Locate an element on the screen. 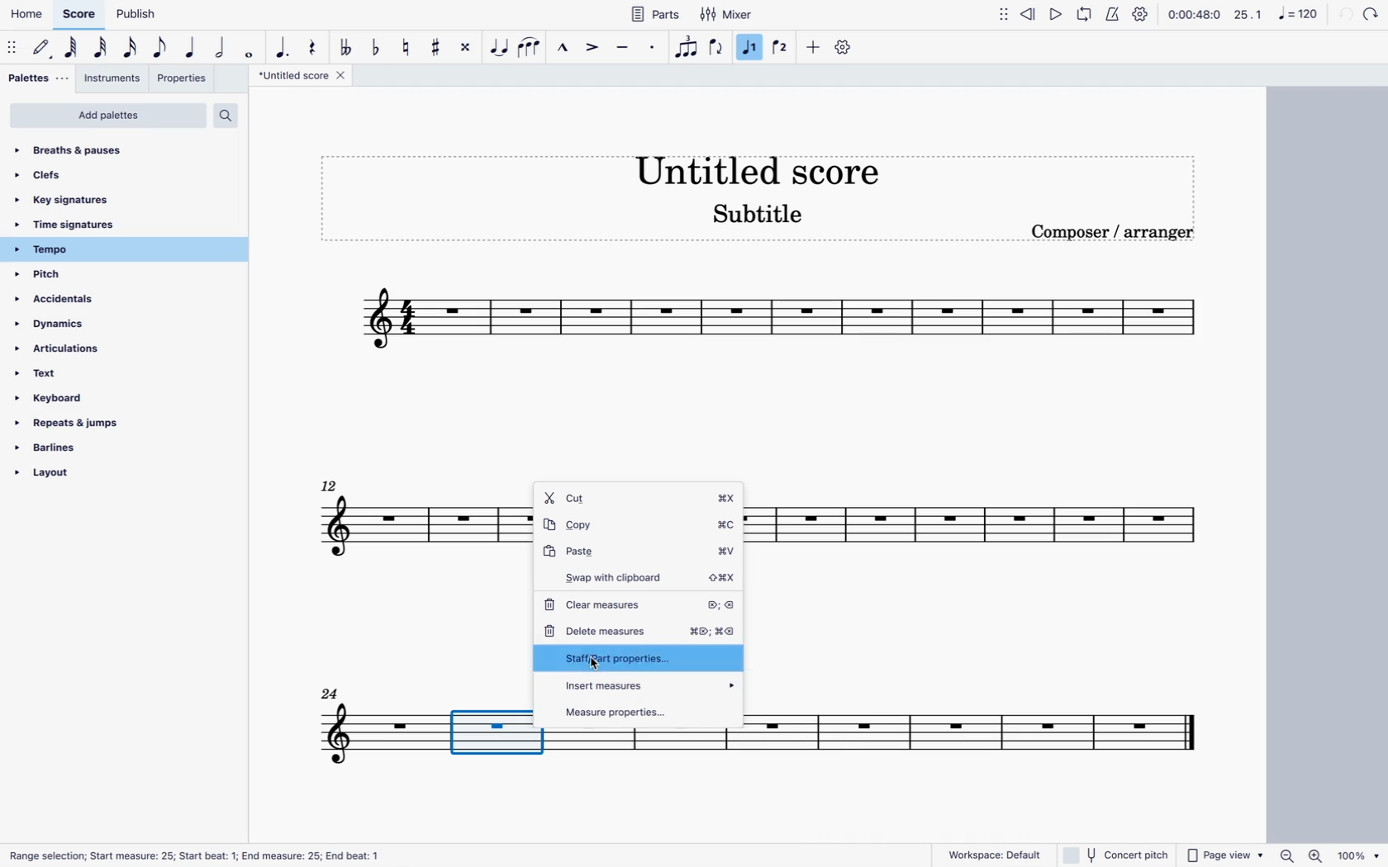 The image size is (1388, 867). move is located at coordinates (1000, 14).